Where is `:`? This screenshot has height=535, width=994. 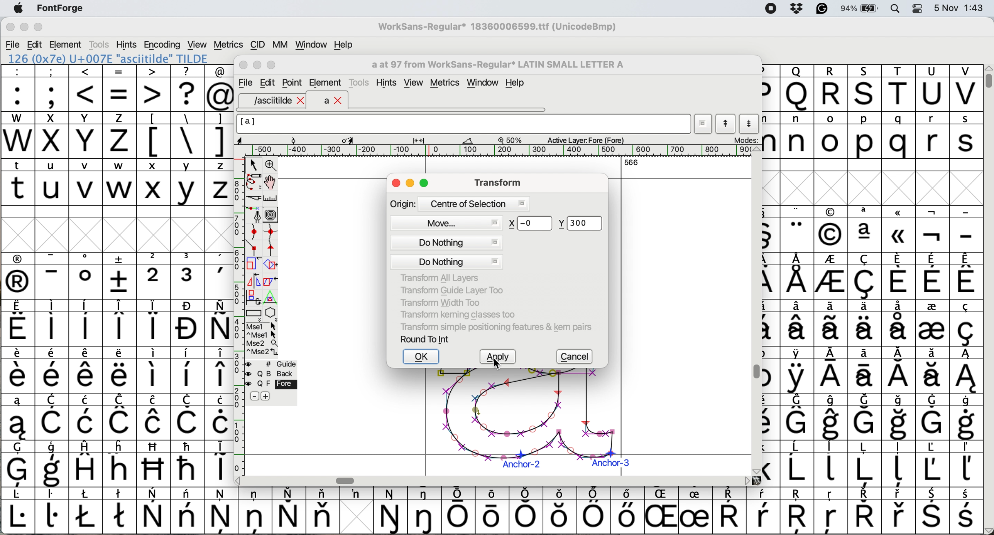
: is located at coordinates (19, 88).